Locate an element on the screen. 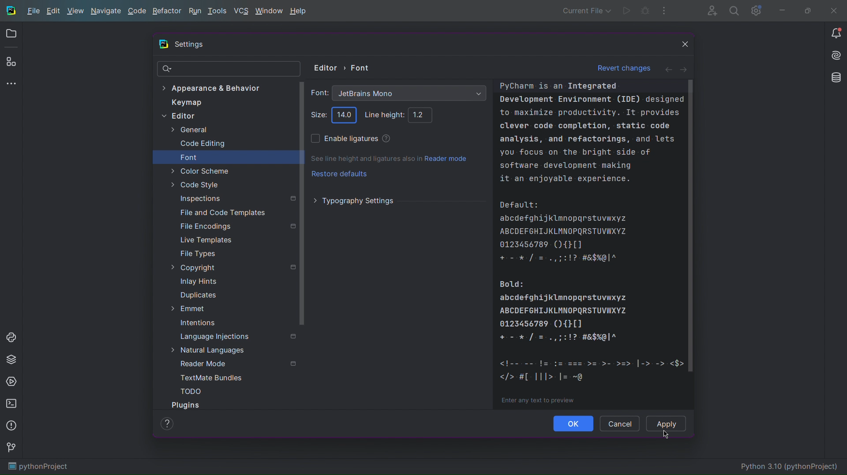 Image resolution: width=847 pixels, height=475 pixels. Font is located at coordinates (411, 94).